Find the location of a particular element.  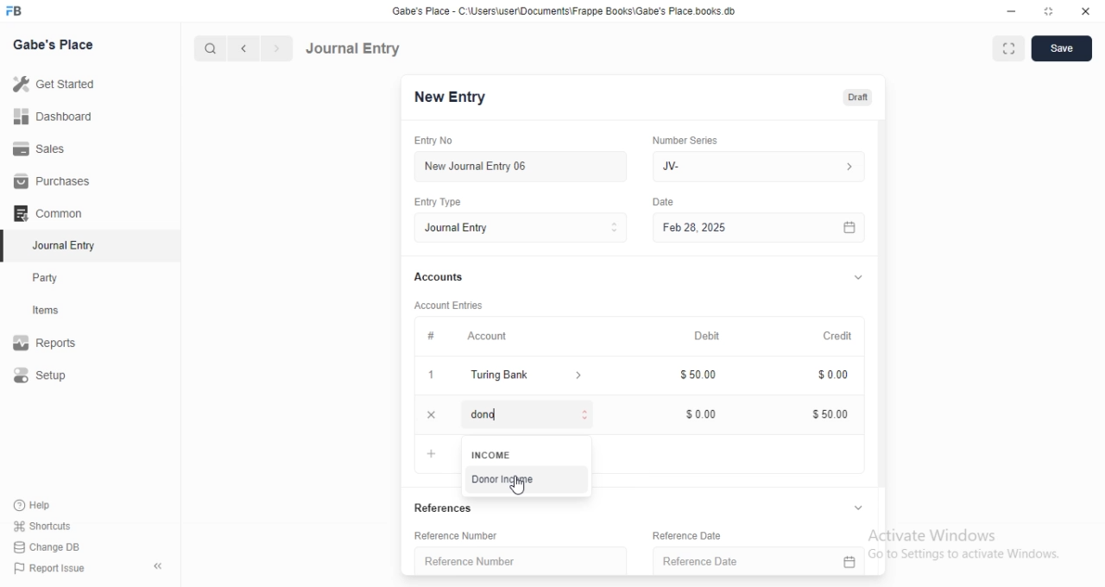

restore down is located at coordinates (1050, 13).